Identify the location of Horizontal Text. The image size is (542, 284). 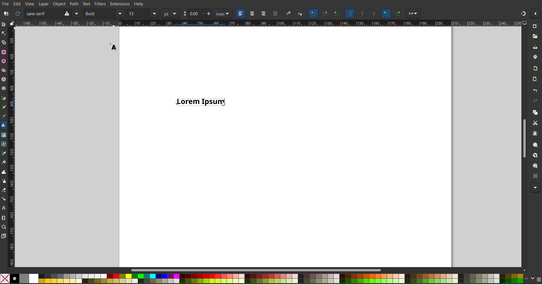
(313, 14).